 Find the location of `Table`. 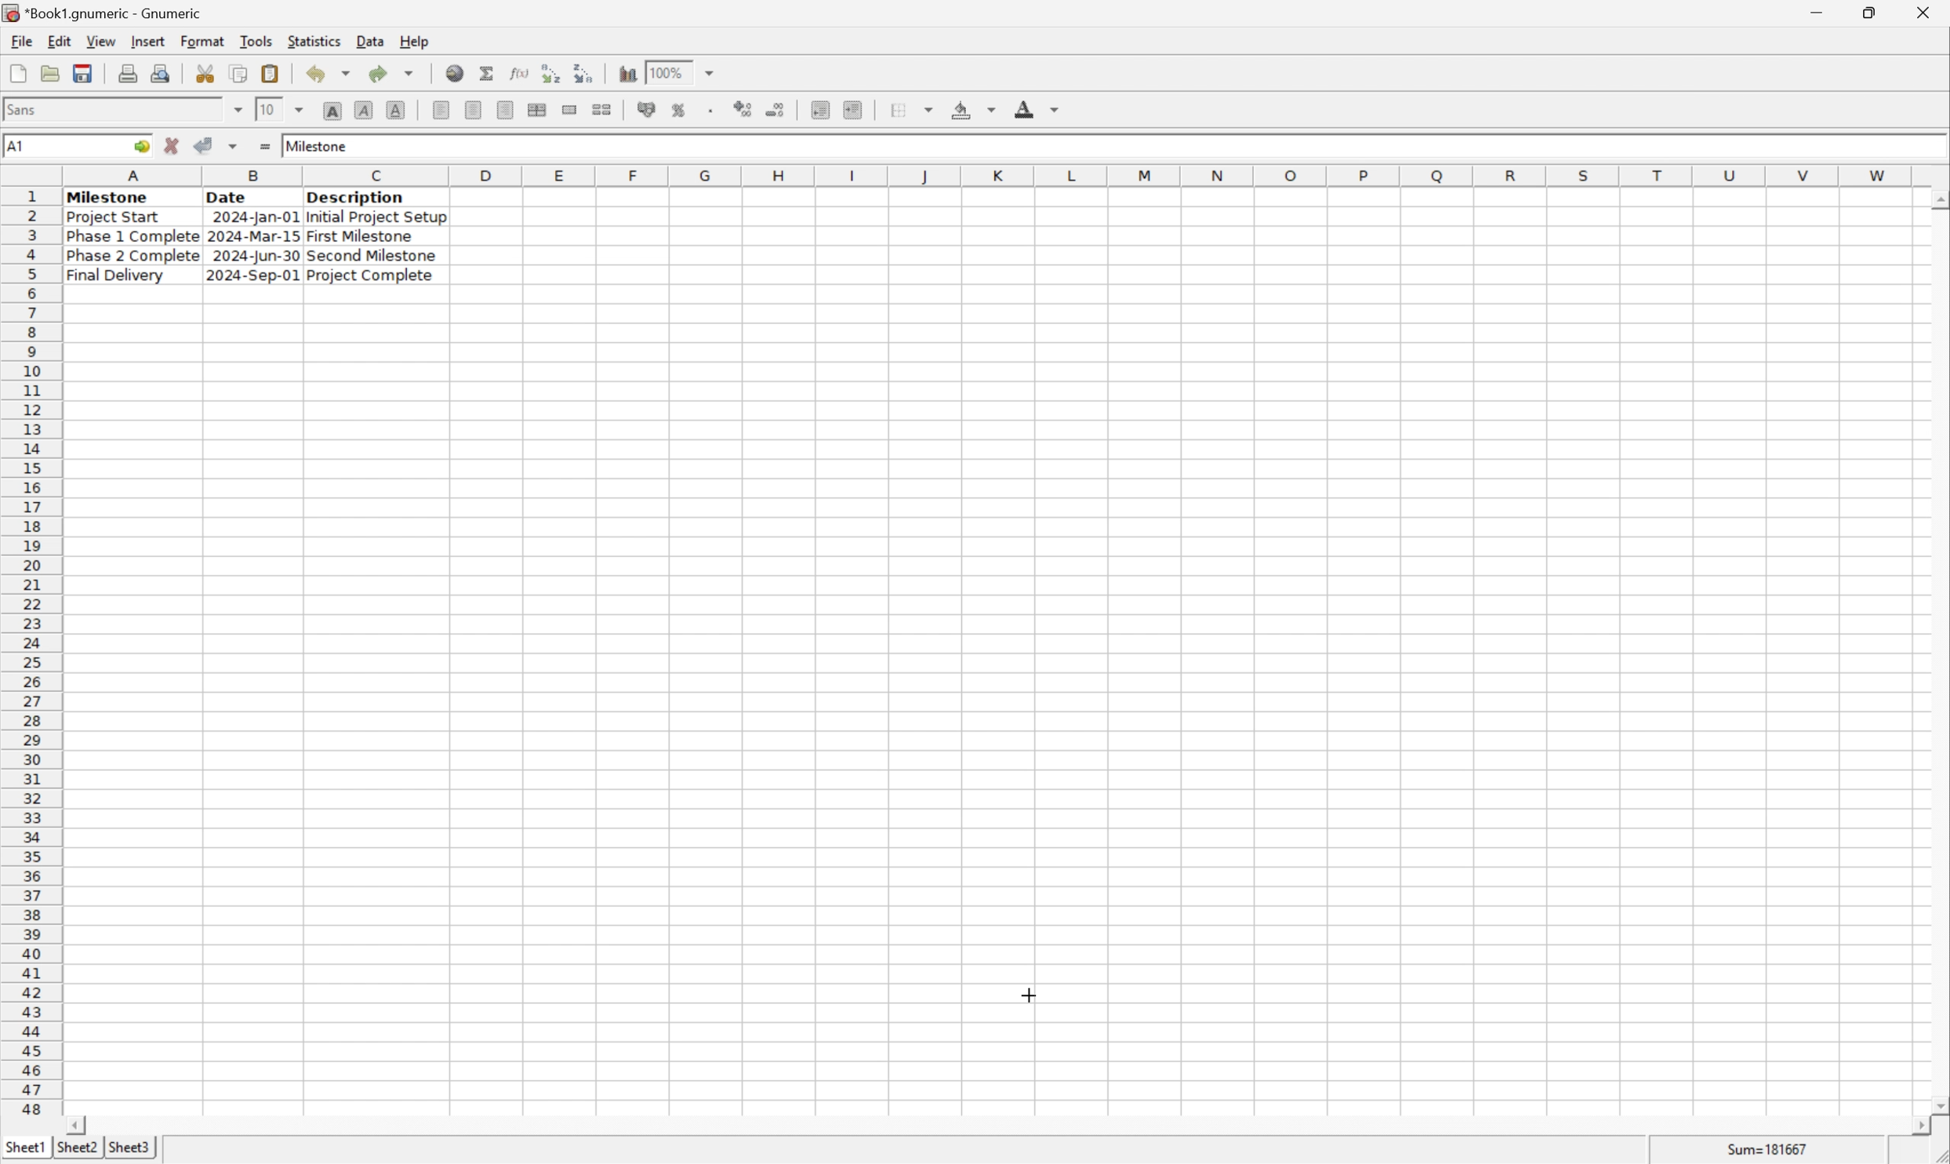

Table is located at coordinates (254, 236).